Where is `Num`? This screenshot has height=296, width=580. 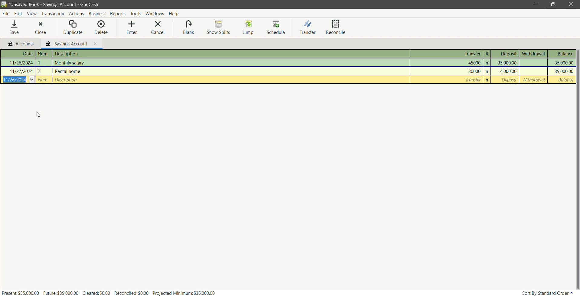
Num is located at coordinates (44, 54).